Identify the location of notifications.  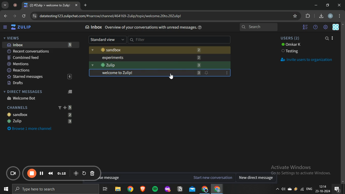
(337, 189).